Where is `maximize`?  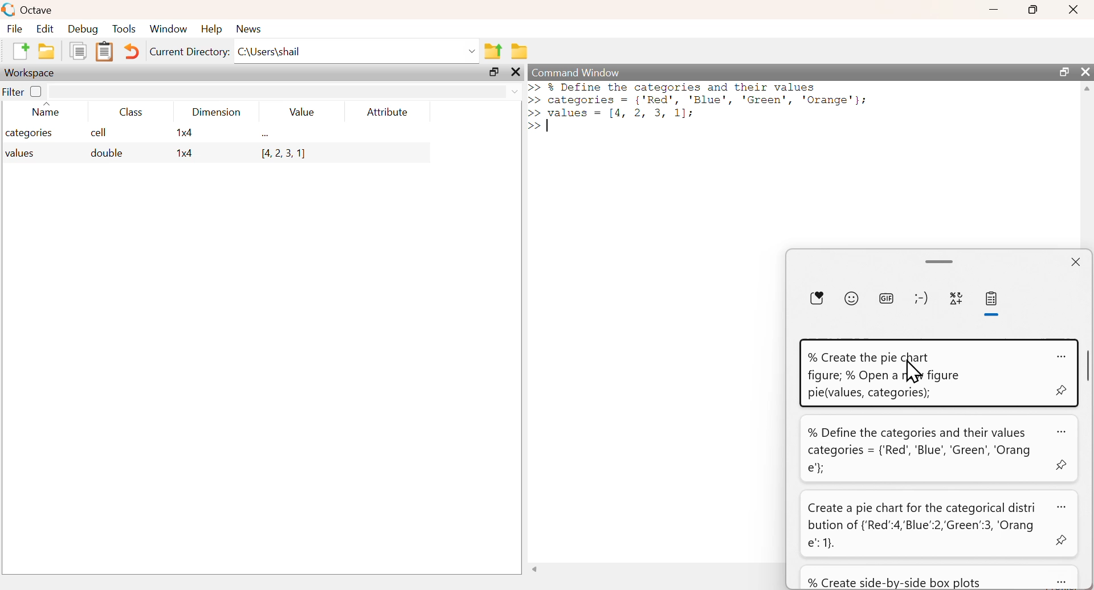 maximize is located at coordinates (493, 72).